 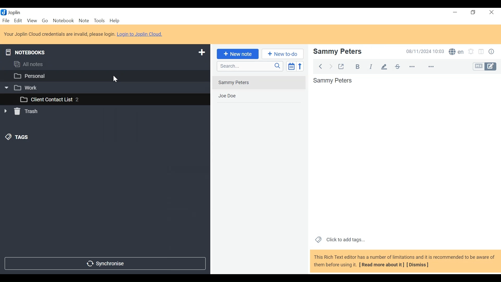 I want to click on Strikethrough, so click(x=397, y=67).